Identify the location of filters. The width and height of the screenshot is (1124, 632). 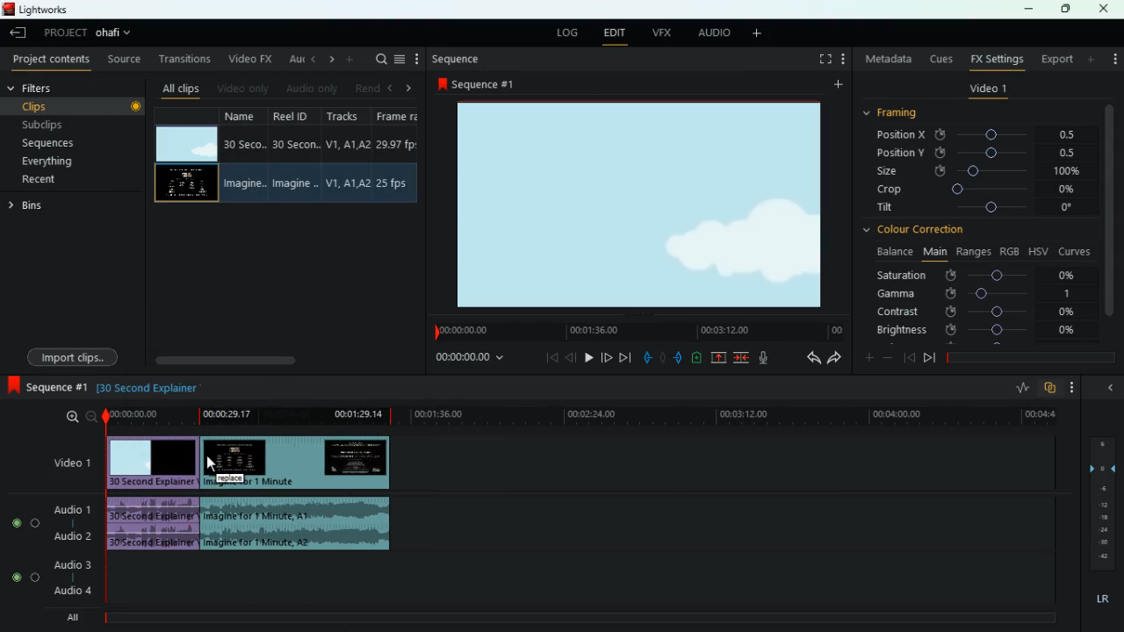
(44, 89).